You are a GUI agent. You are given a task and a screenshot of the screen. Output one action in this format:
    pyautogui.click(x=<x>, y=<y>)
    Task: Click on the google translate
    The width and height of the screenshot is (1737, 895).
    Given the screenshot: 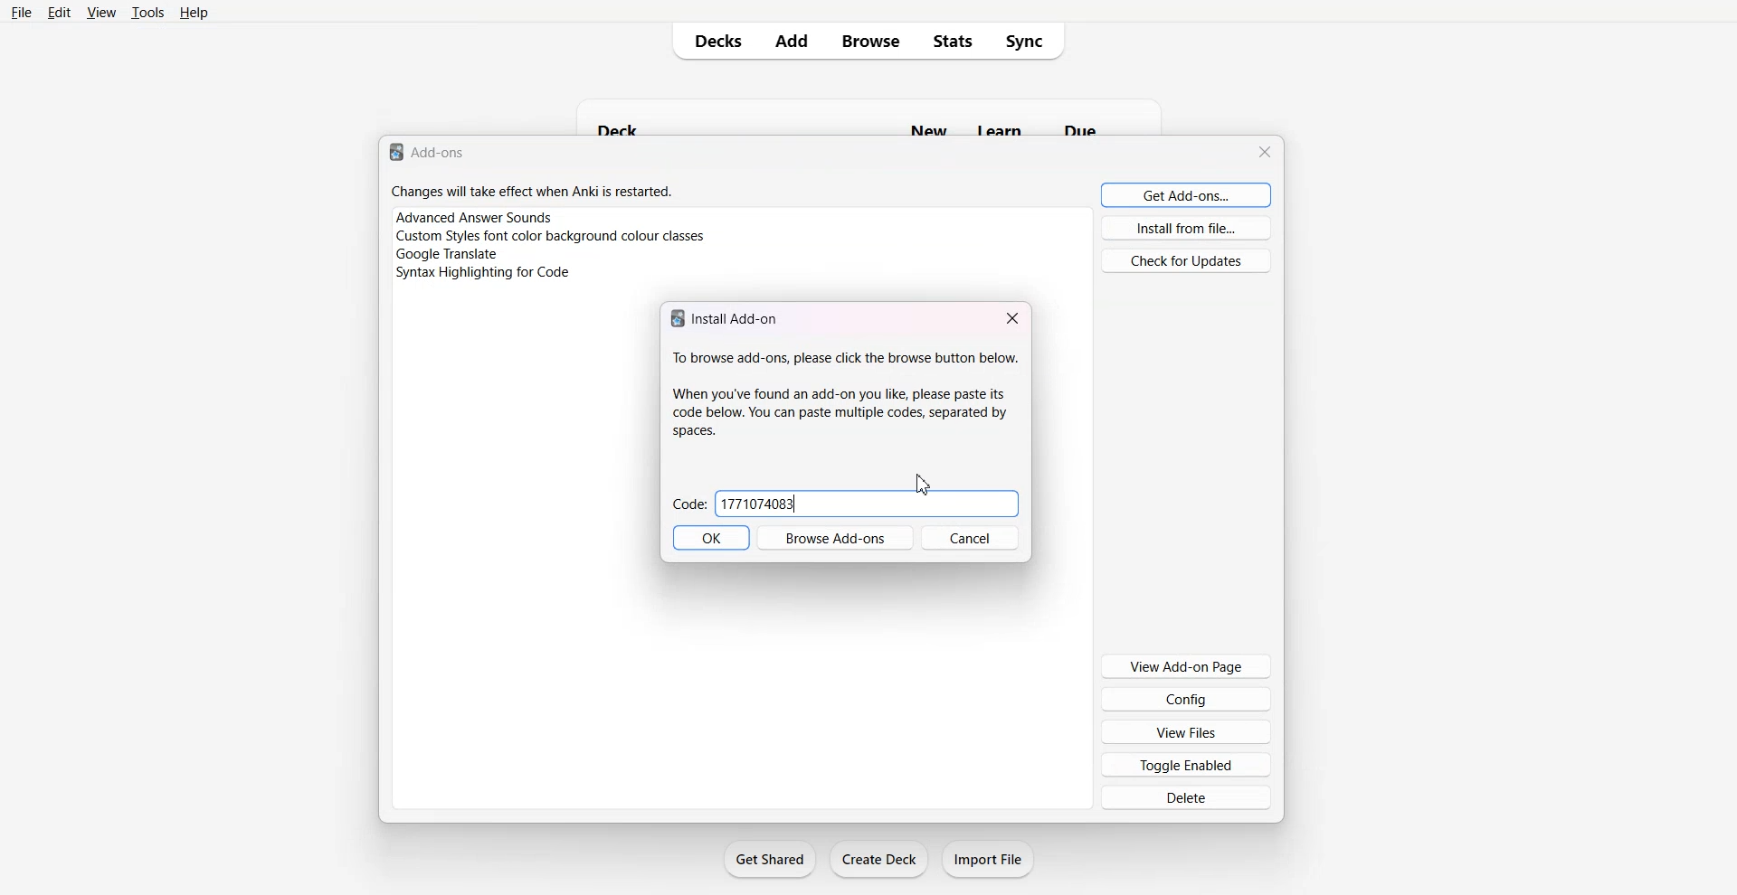 What is the action you would take?
    pyautogui.click(x=445, y=254)
    